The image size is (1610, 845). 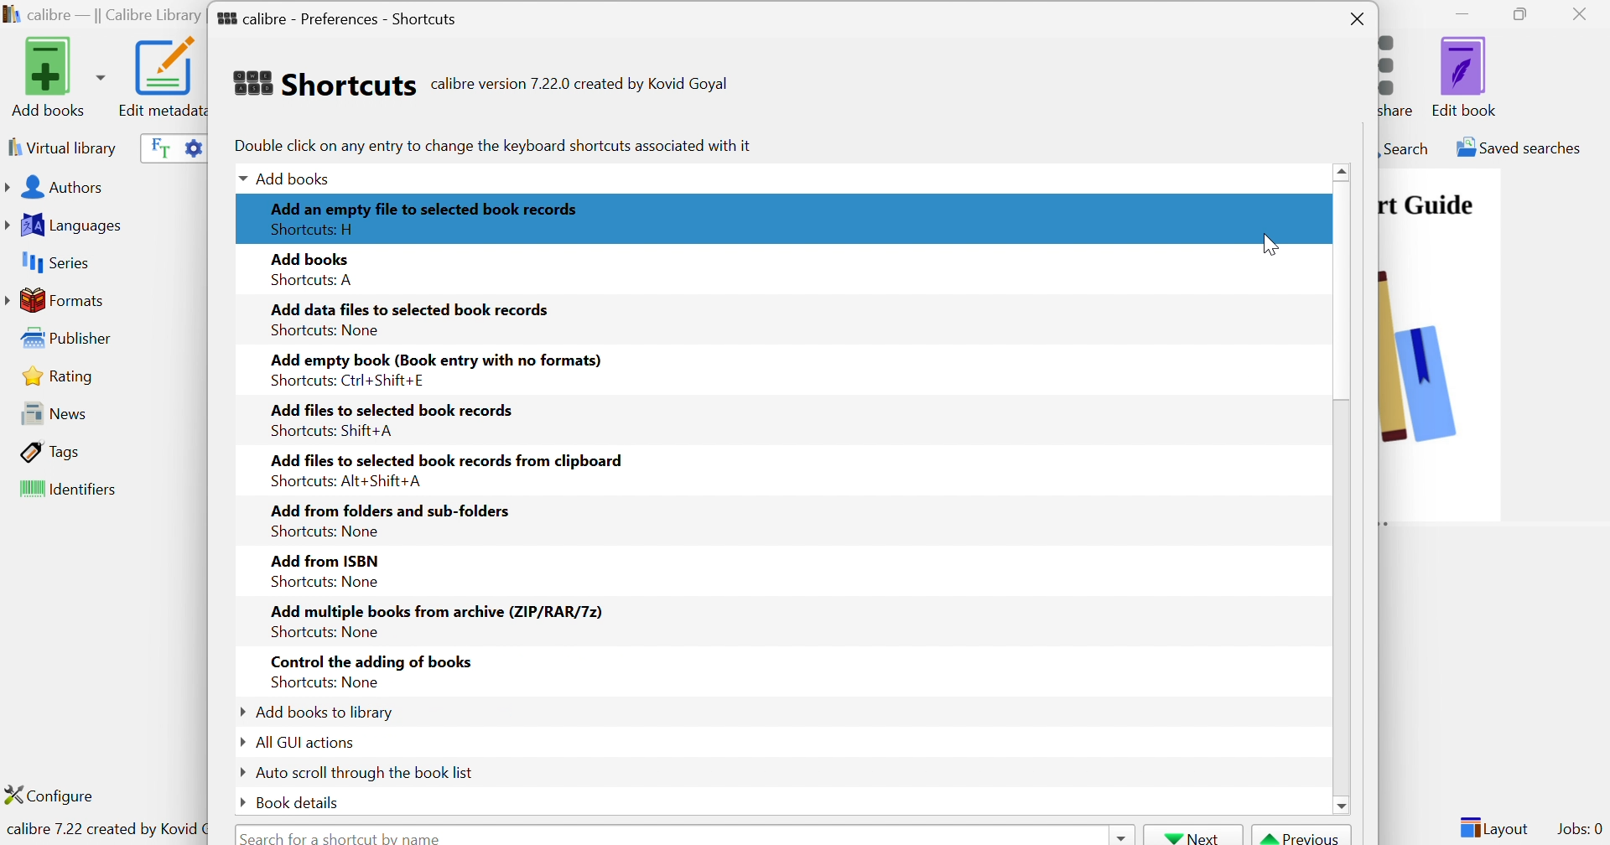 What do you see at coordinates (1193, 836) in the screenshot?
I see `Next` at bounding box center [1193, 836].